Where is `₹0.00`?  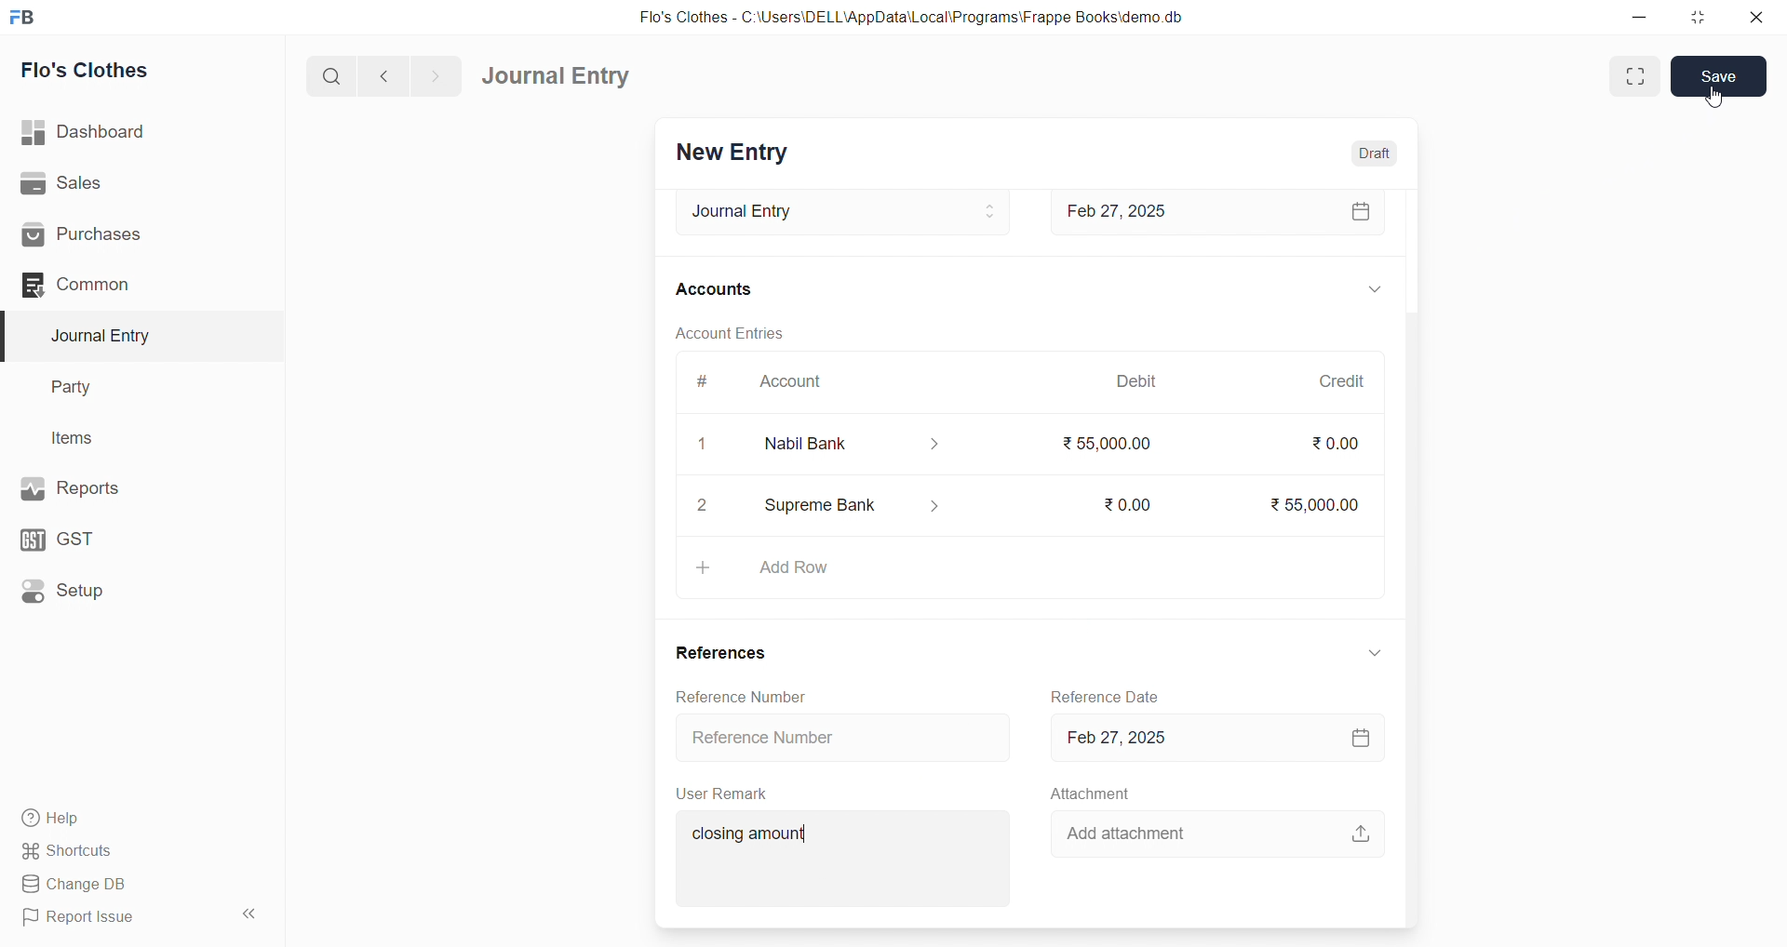
₹0.00 is located at coordinates (1122, 503).